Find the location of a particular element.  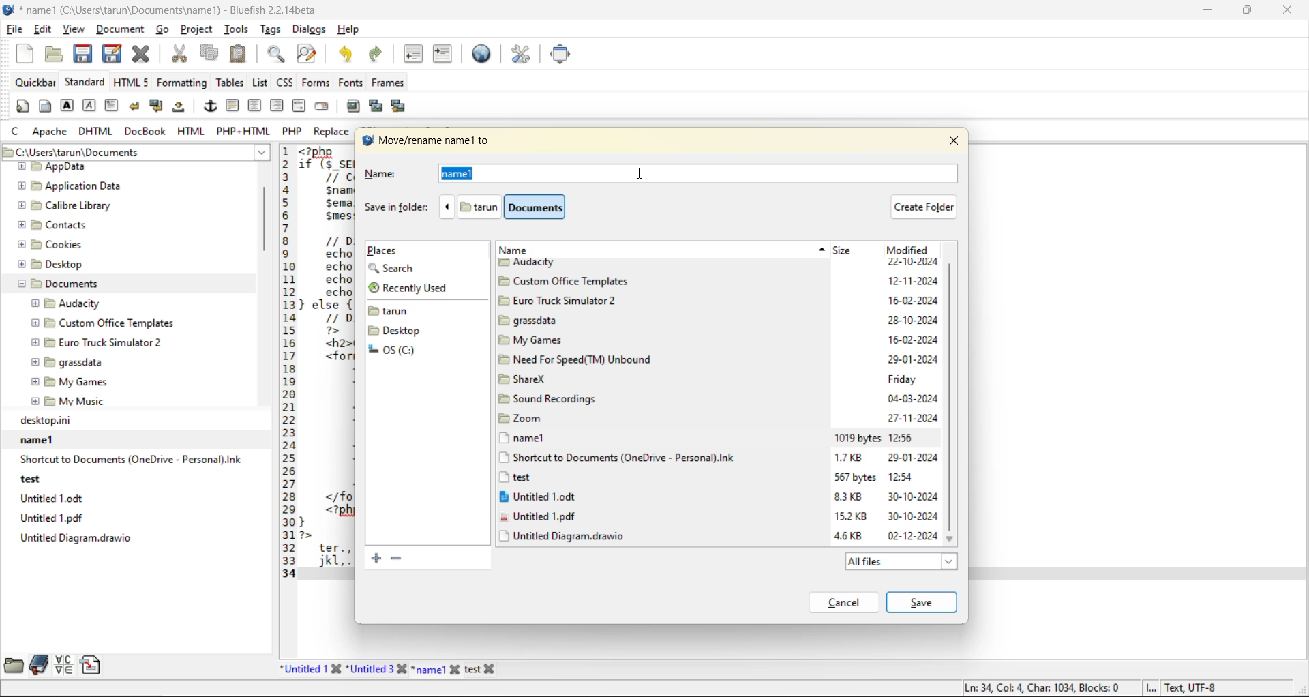

right justify is located at coordinates (277, 108).